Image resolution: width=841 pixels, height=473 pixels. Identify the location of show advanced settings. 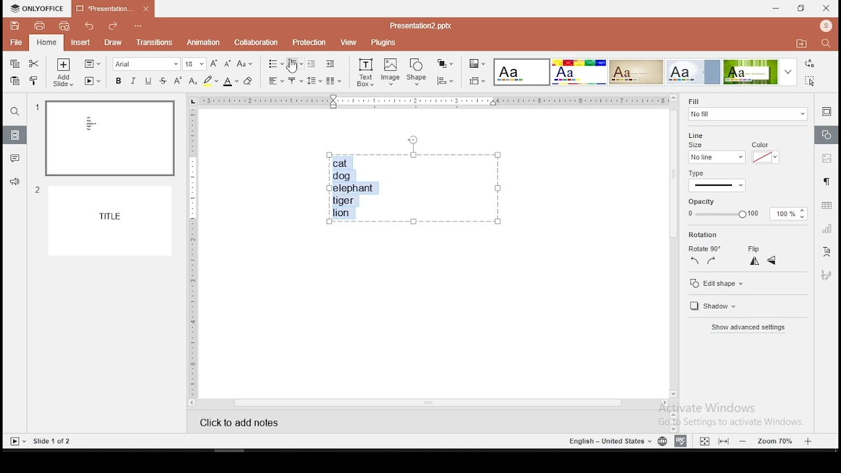
(746, 328).